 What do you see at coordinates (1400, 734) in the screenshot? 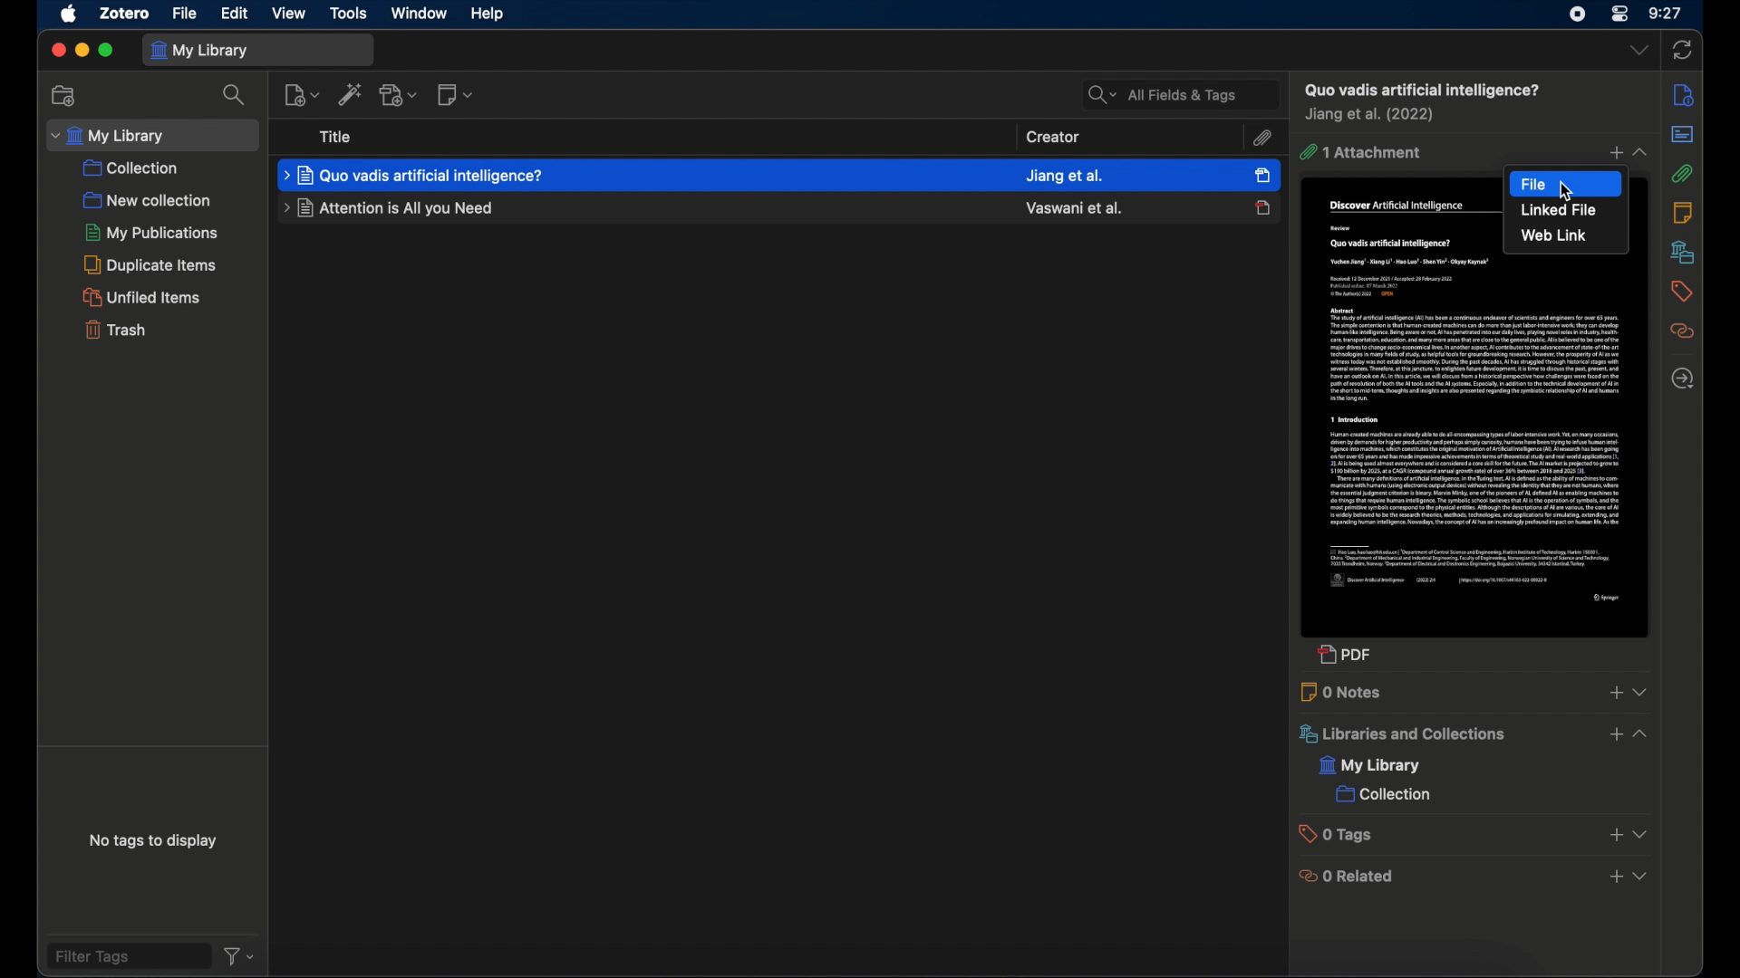
I see `libraries and collections` at bounding box center [1400, 734].